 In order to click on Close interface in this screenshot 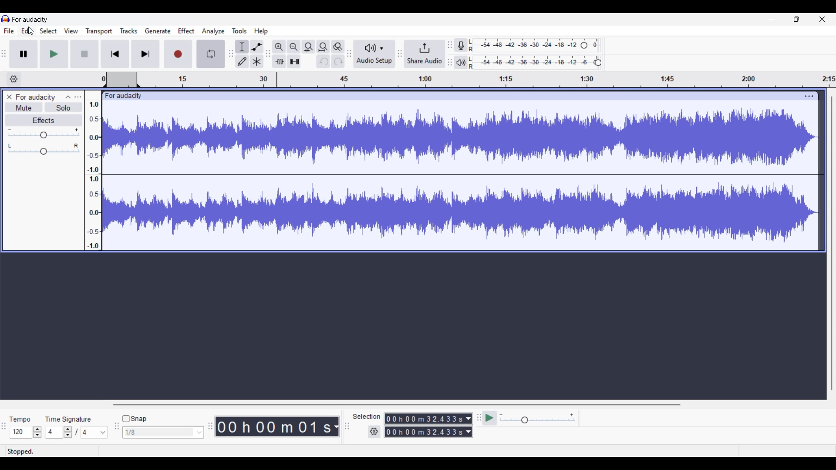, I will do `click(823, 19)`.